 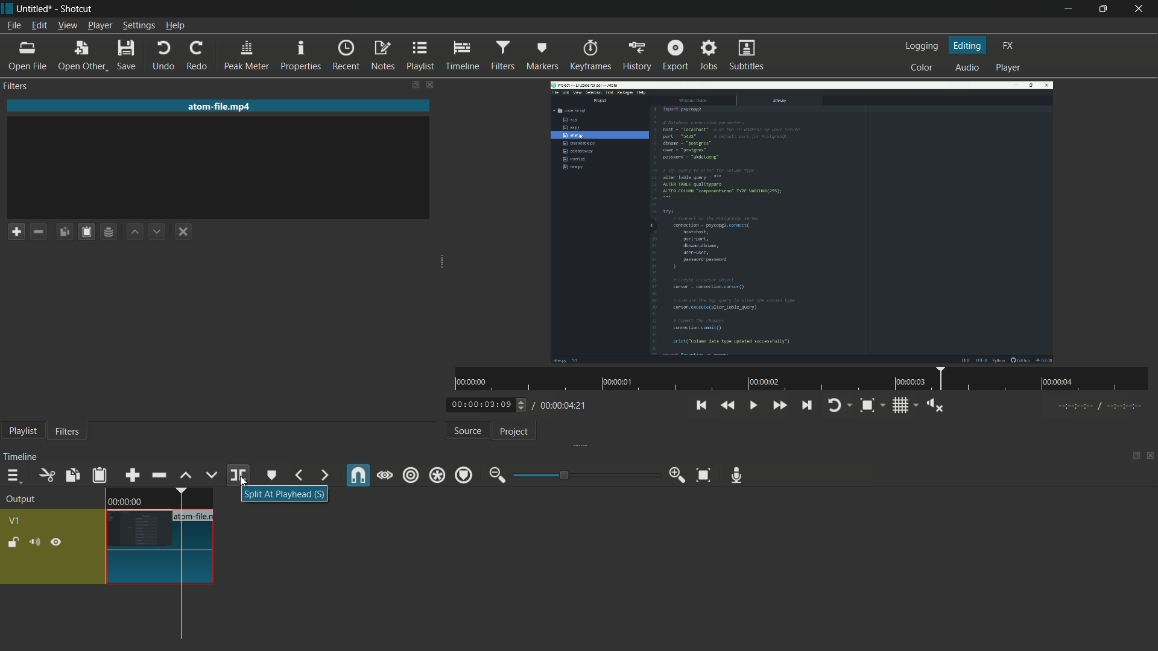 I want to click on keyframes, so click(x=590, y=56).